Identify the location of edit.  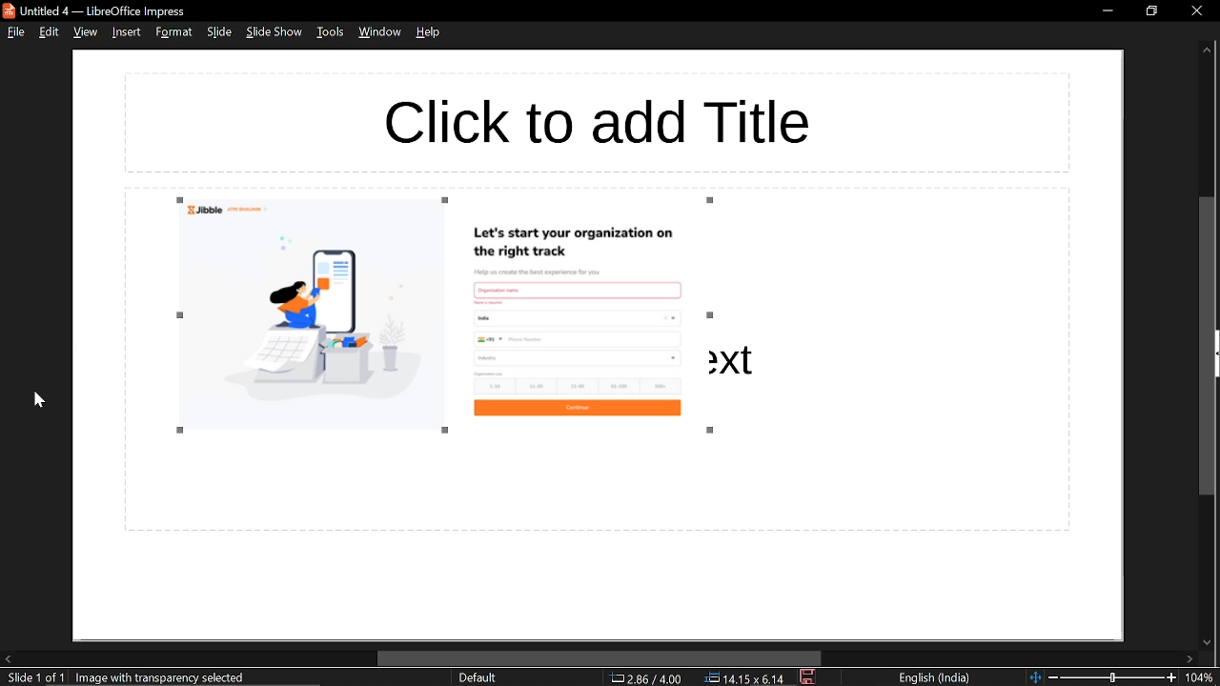
(51, 31).